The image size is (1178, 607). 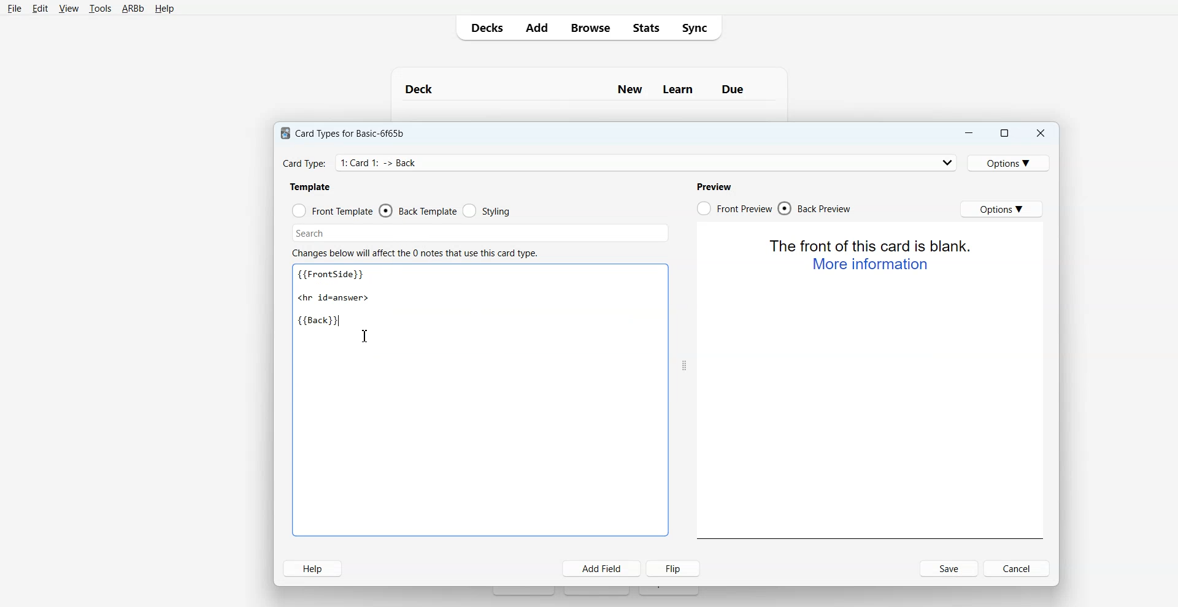 What do you see at coordinates (734, 208) in the screenshot?
I see `Front Preview` at bounding box center [734, 208].